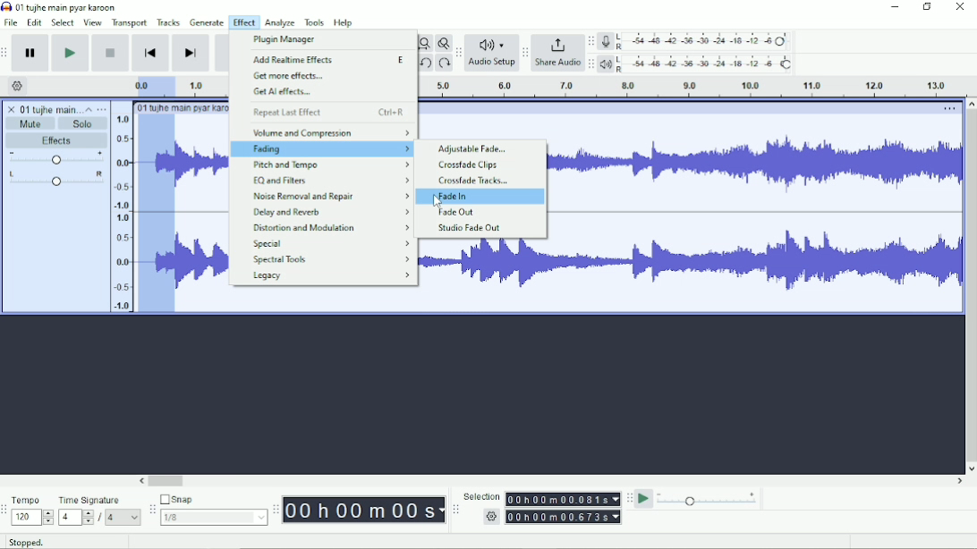 Image resolution: width=977 pixels, height=549 pixels. I want to click on 00 h 00 m 00.673s, so click(565, 516).